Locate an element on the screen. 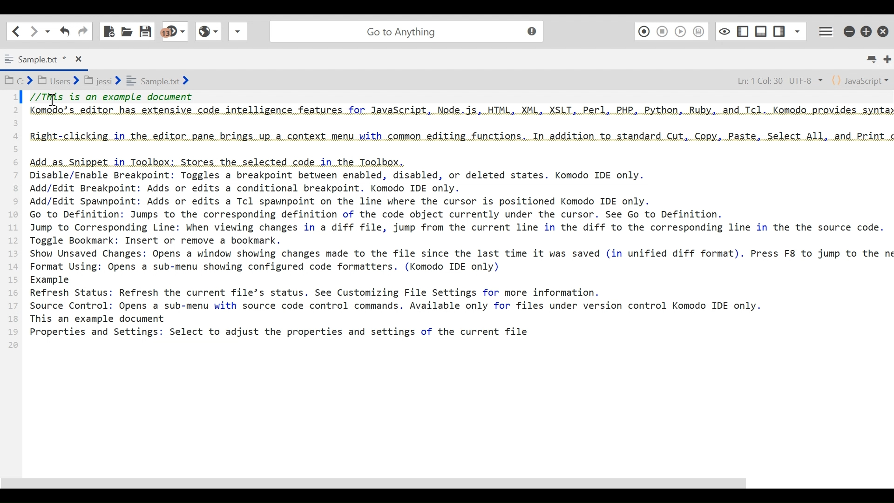  Restore is located at coordinates (867, 30).